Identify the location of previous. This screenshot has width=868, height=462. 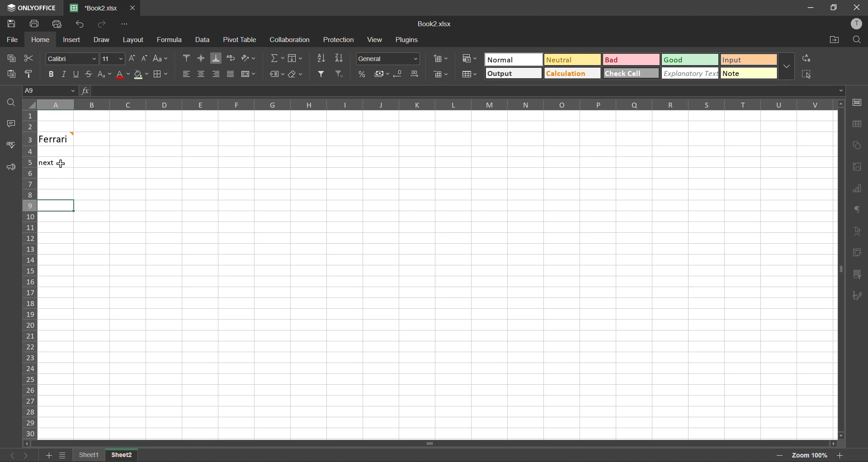
(7, 454).